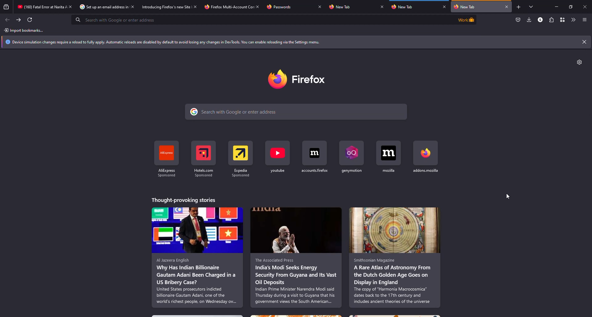  Describe the element at coordinates (225, 7) in the screenshot. I see `tab` at that location.